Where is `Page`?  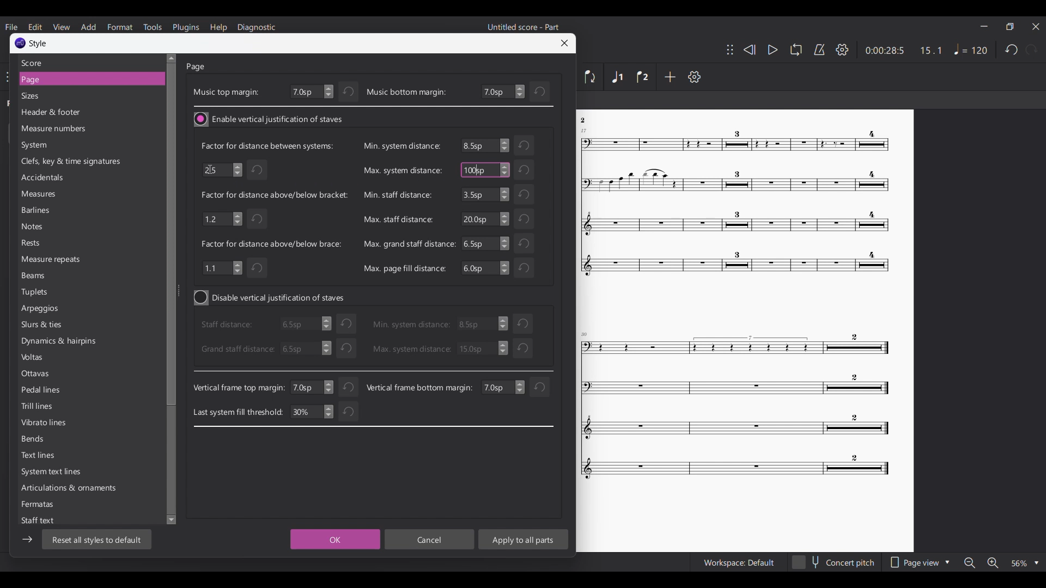 Page is located at coordinates (84, 79).